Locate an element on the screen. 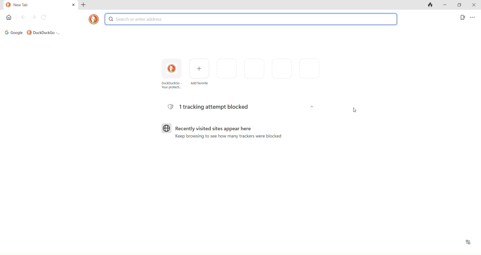 The image size is (481, 255). menu is located at coordinates (474, 18).